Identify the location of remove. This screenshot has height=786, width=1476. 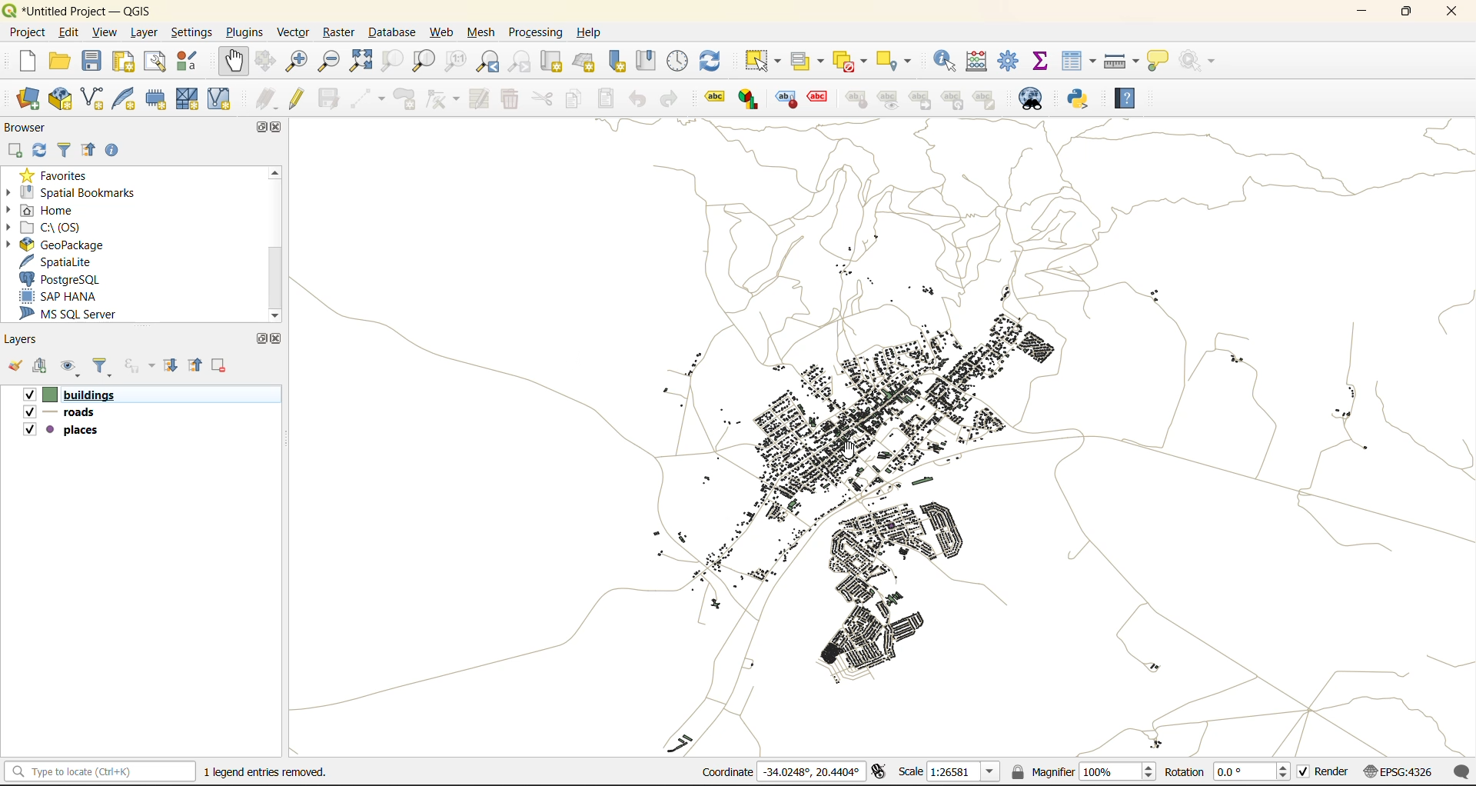
(224, 365).